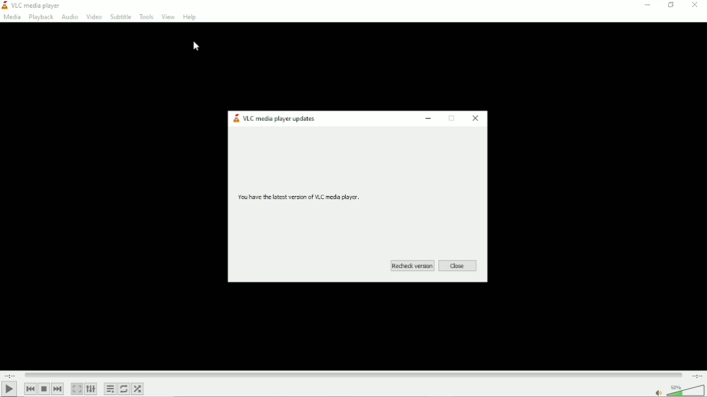 The height and width of the screenshot is (397, 707). I want to click on Restore down, so click(673, 6).